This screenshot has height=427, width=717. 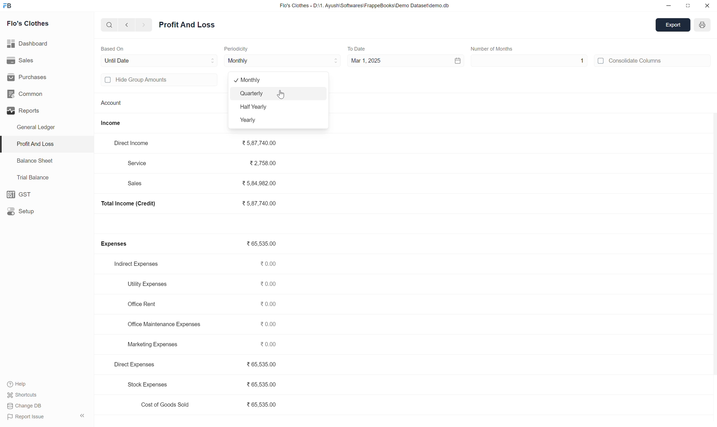 I want to click on Profit and Loss, so click(x=189, y=26).